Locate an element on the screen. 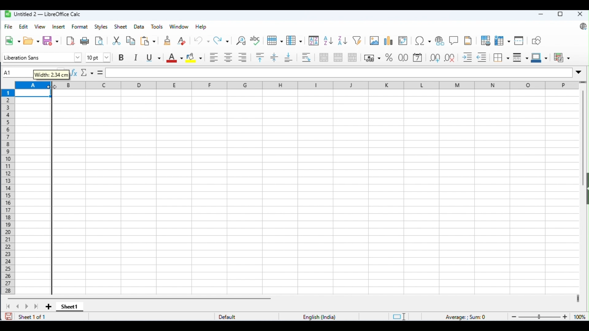  file is located at coordinates (9, 27).